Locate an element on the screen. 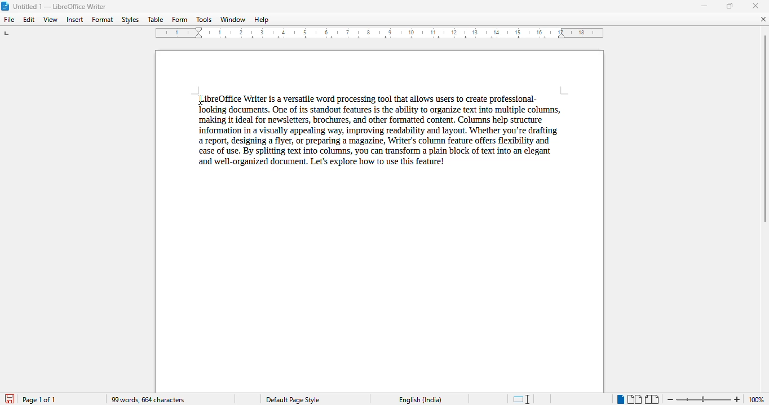  tools is located at coordinates (204, 19).